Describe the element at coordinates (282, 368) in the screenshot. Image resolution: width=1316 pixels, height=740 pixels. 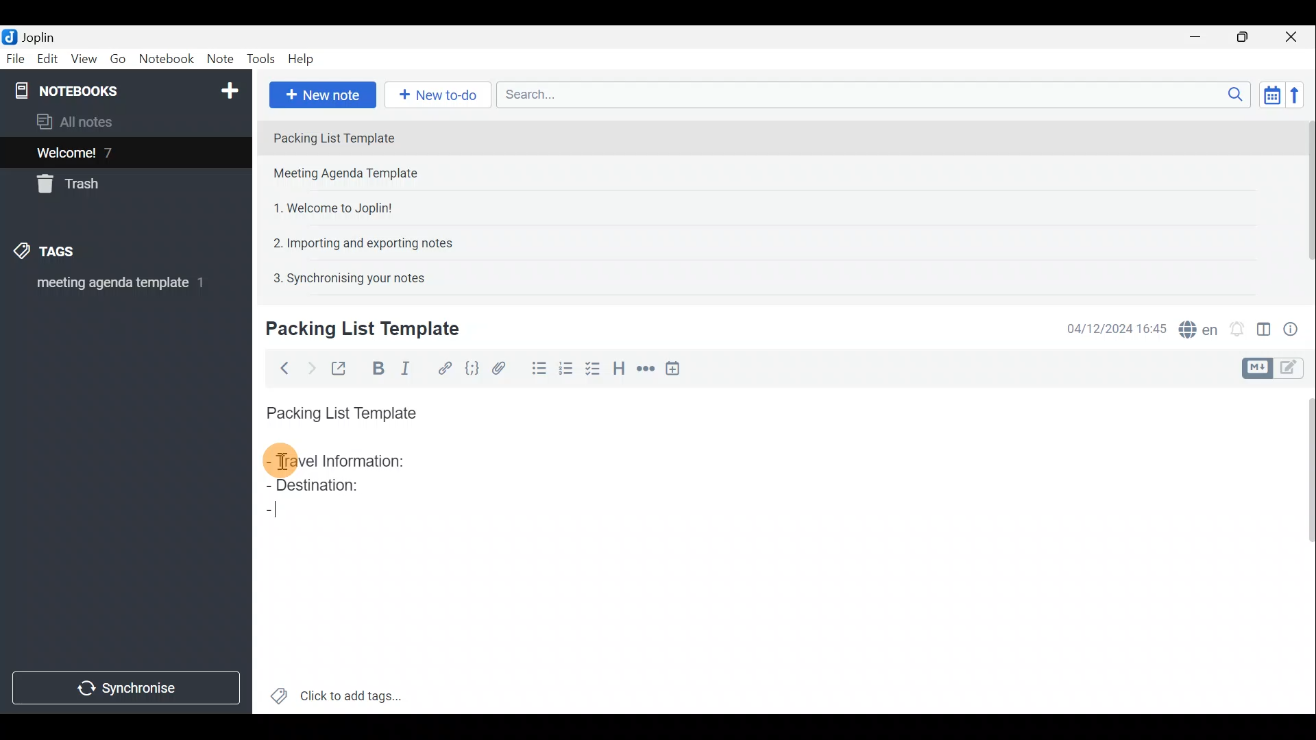
I see `Back` at that location.